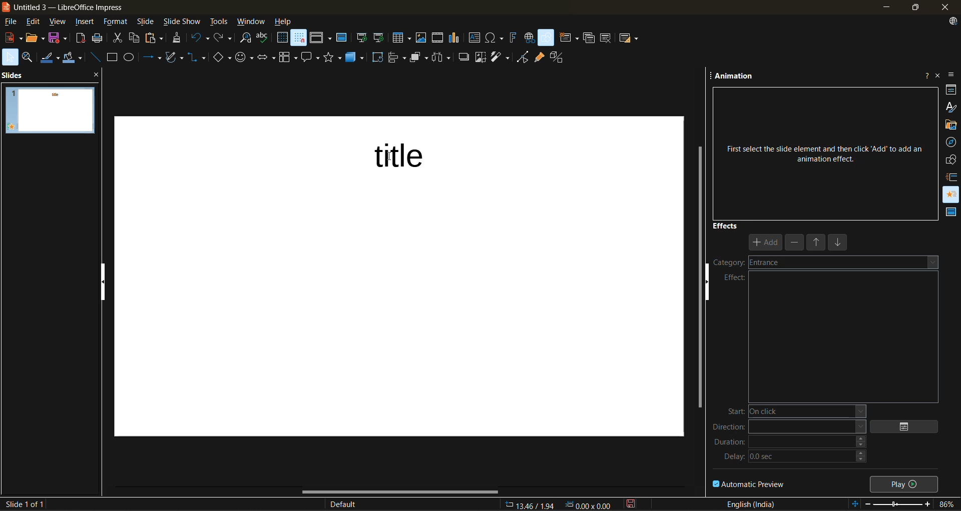 This screenshot has width=961, height=511. I want to click on save, so click(59, 37).